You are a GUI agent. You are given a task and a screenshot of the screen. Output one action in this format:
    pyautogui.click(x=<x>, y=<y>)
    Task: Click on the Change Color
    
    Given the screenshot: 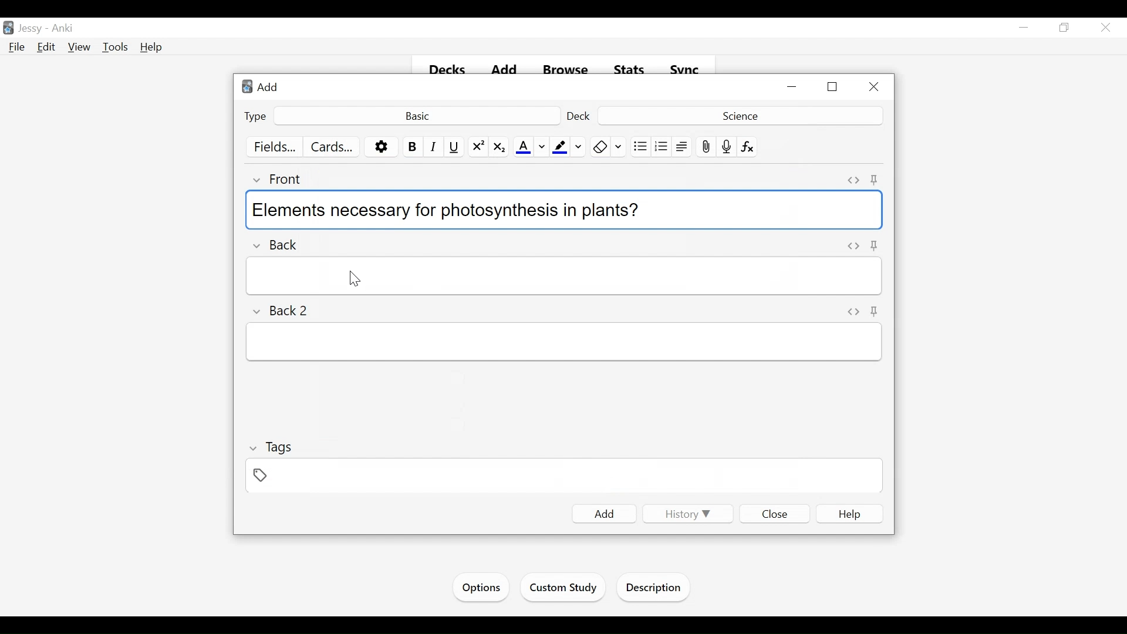 What is the action you would take?
    pyautogui.click(x=579, y=147)
    